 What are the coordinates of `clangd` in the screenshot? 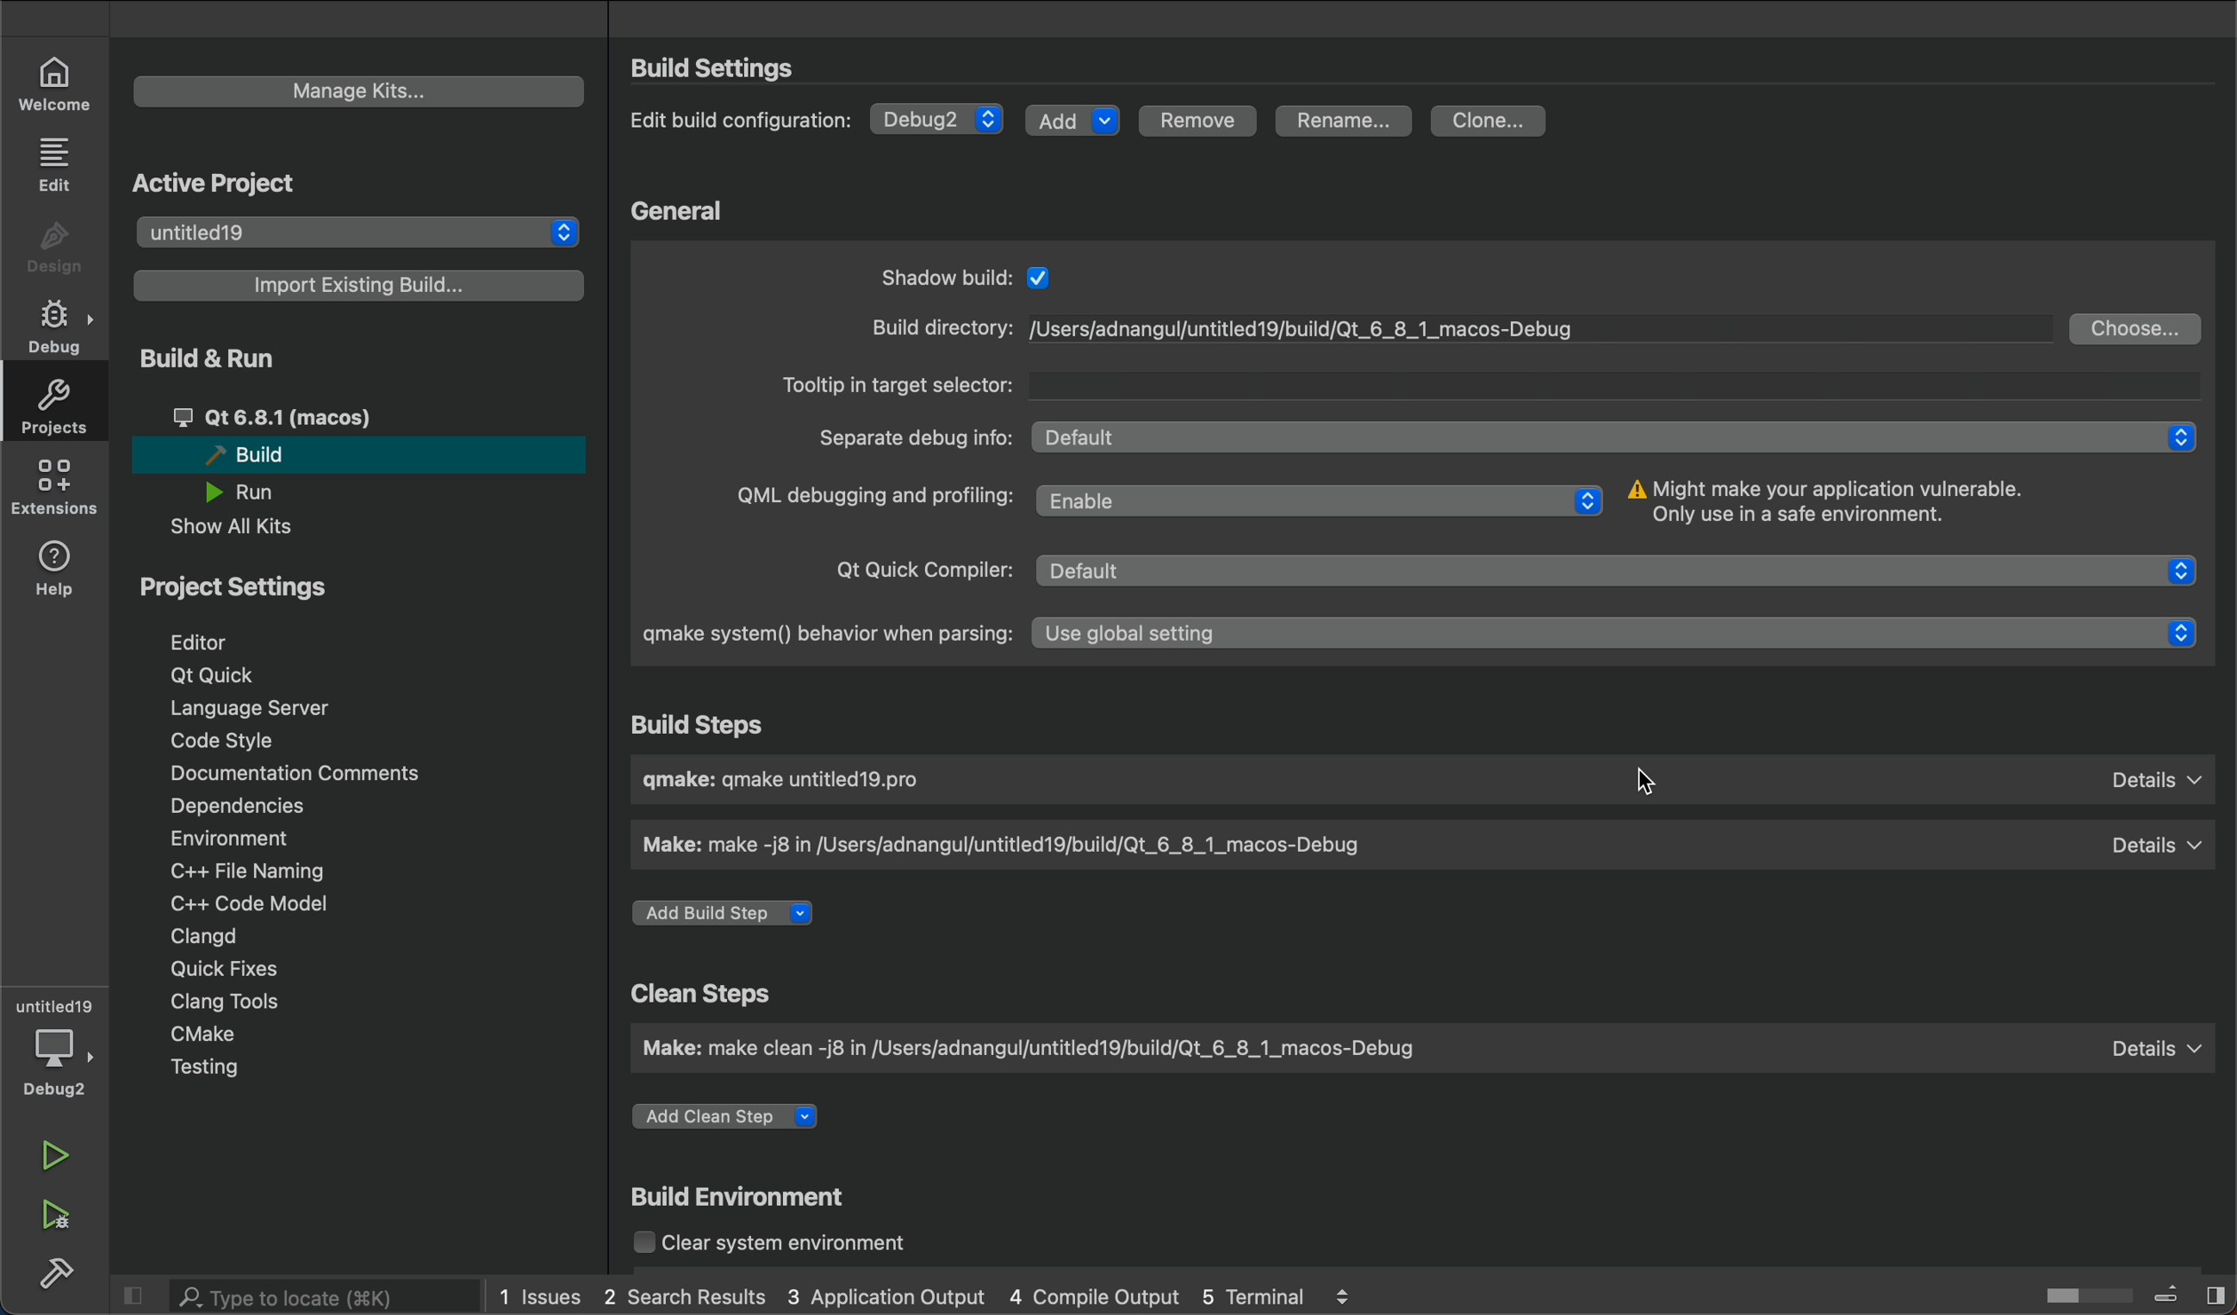 It's located at (203, 936).